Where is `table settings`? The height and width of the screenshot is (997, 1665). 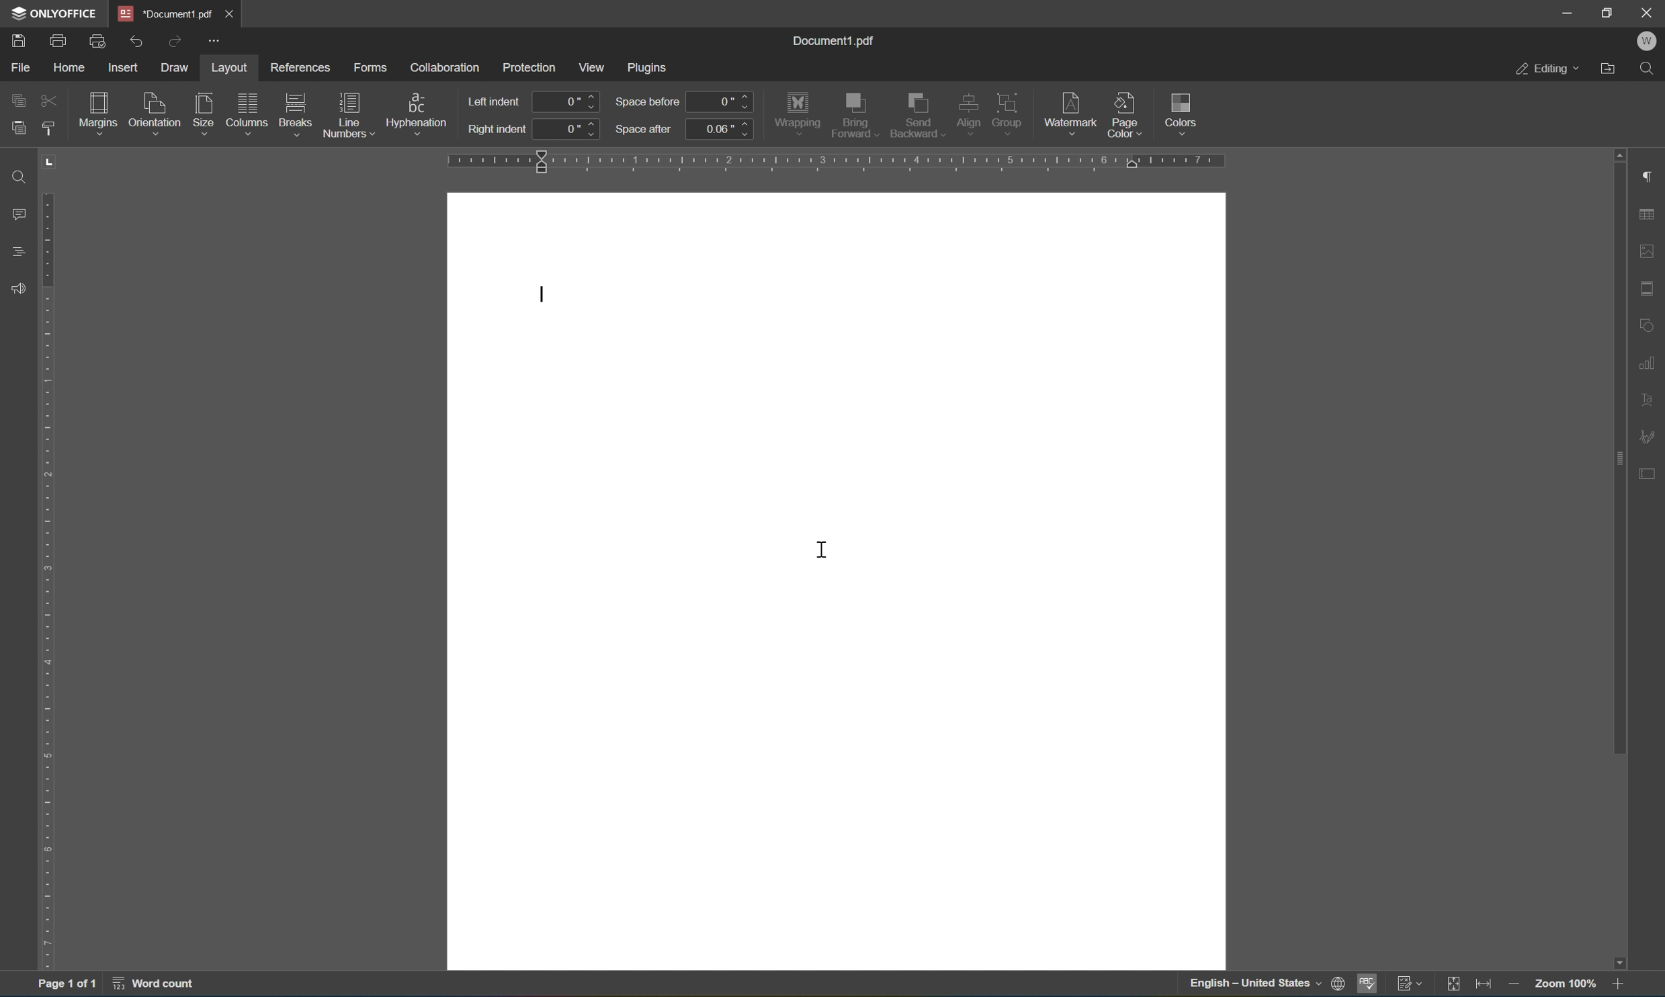
table settings is located at coordinates (1648, 214).